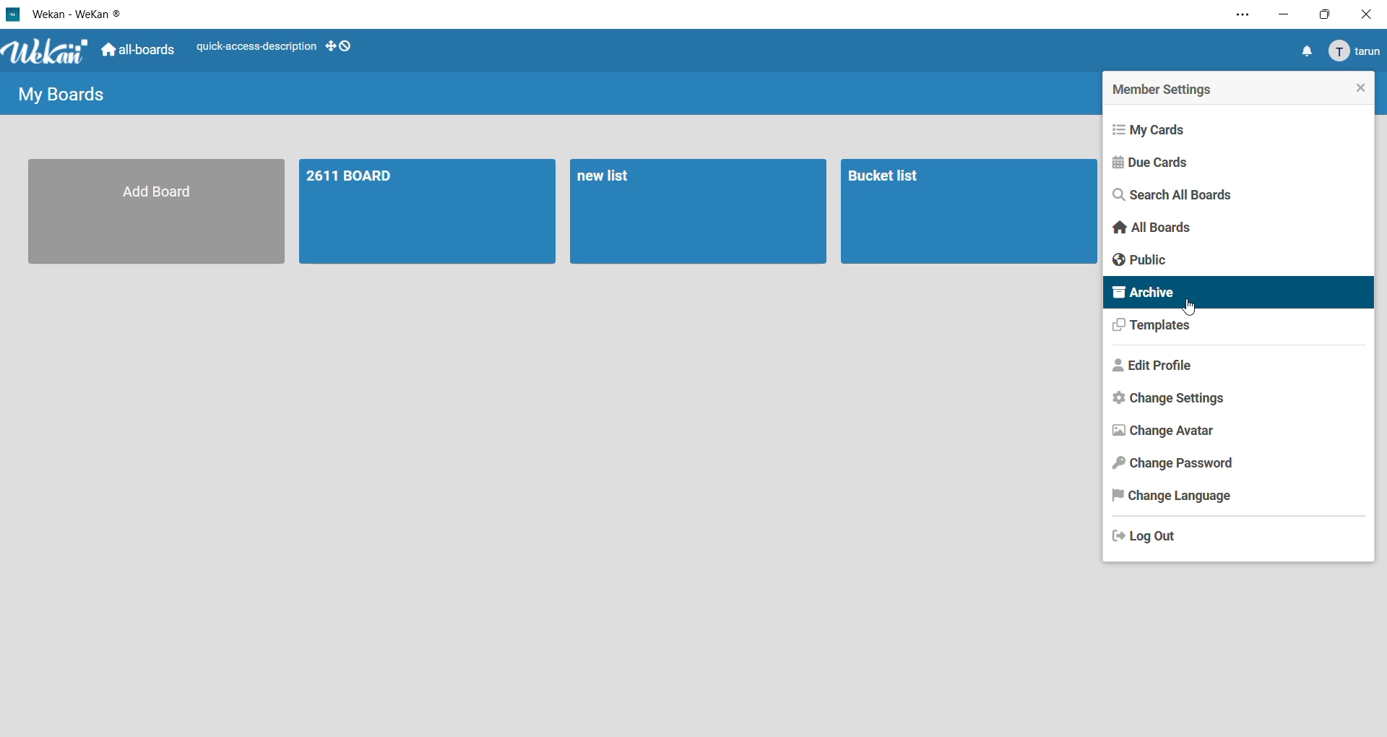  What do you see at coordinates (1157, 366) in the screenshot?
I see `edit profile` at bounding box center [1157, 366].